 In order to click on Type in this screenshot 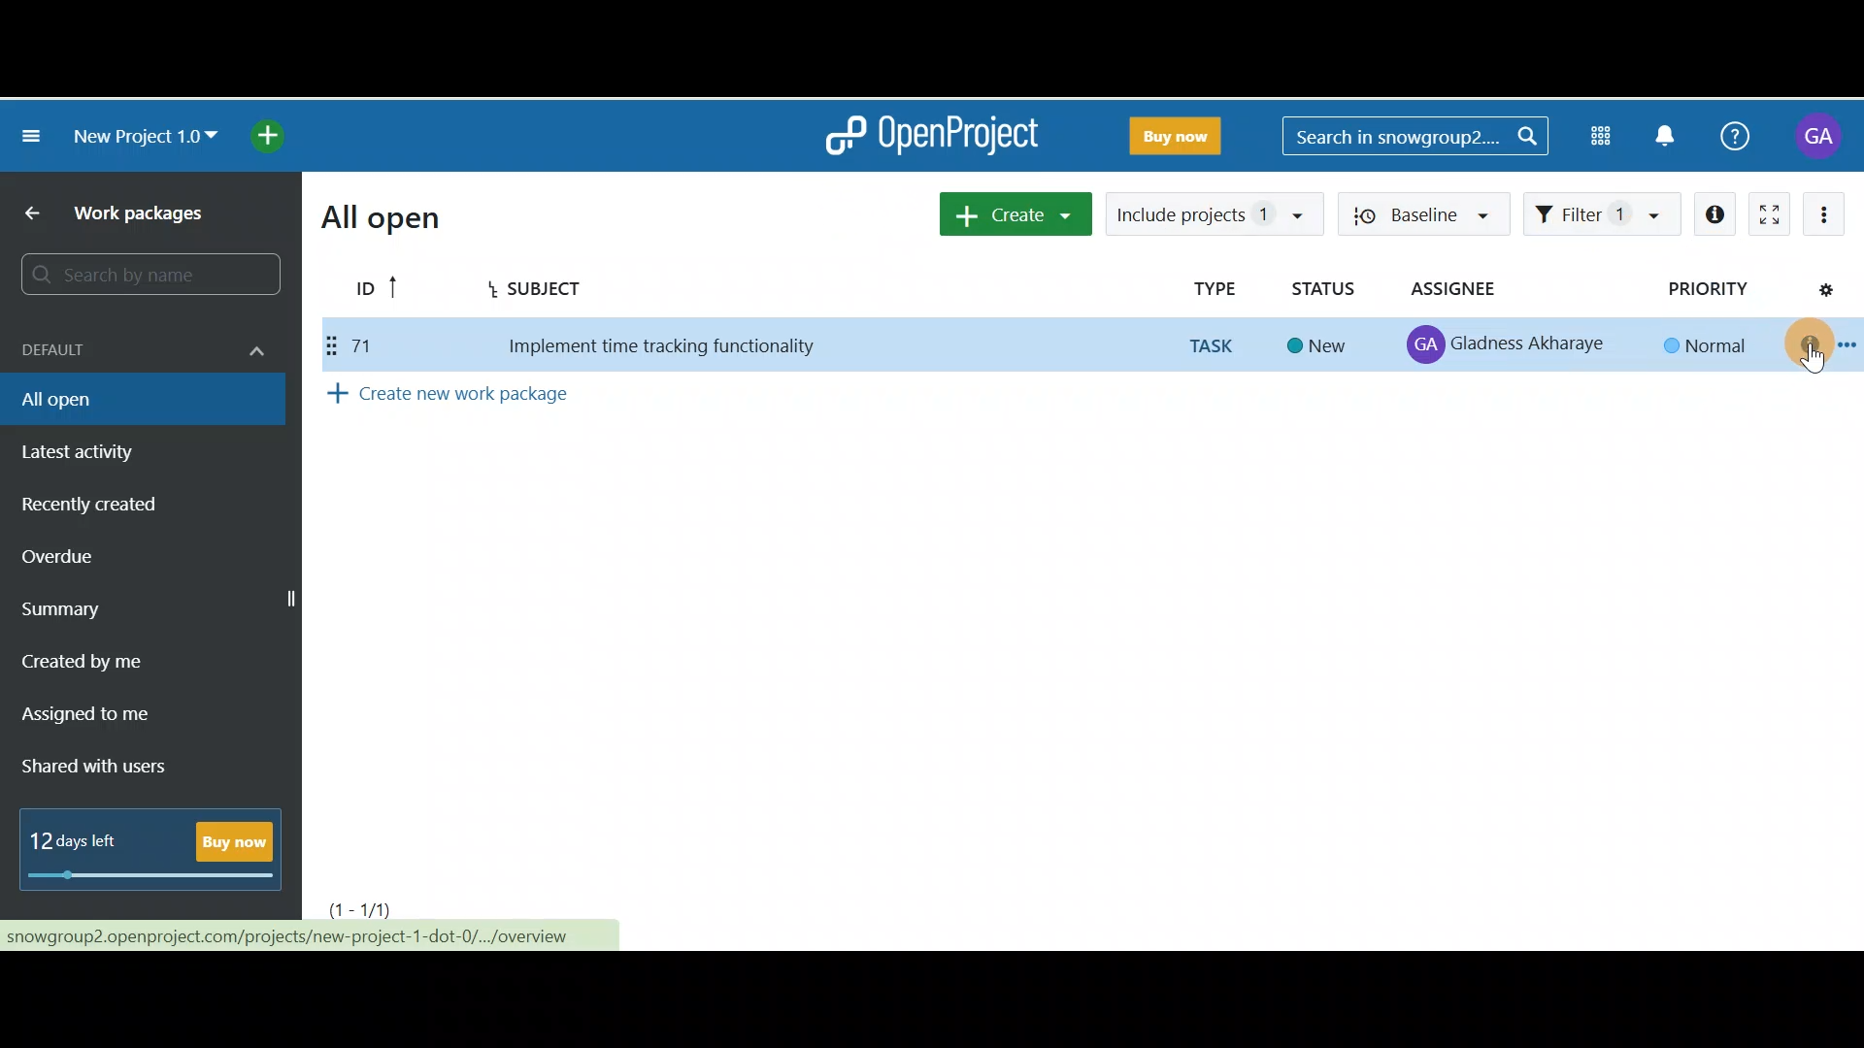, I will do `click(1207, 283)`.